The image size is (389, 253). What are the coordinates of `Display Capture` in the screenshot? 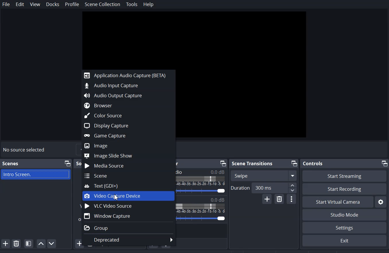 It's located at (126, 126).